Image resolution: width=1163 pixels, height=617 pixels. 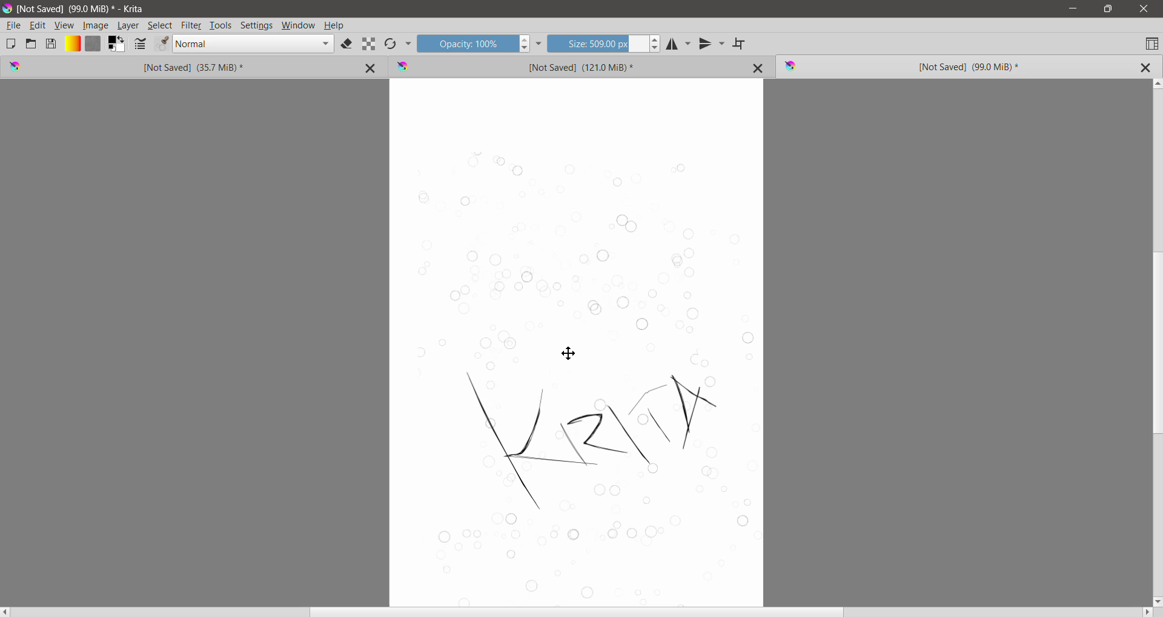 What do you see at coordinates (38, 26) in the screenshot?
I see `Edit` at bounding box center [38, 26].